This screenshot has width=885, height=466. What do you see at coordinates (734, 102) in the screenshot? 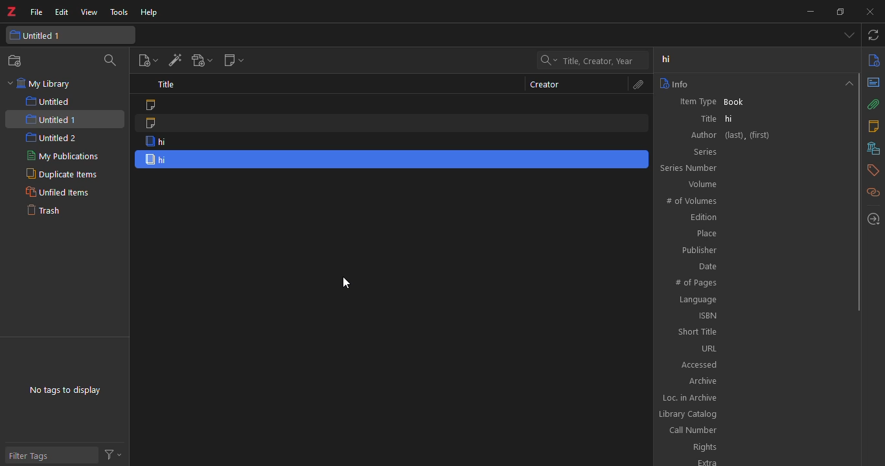
I see `book` at bounding box center [734, 102].